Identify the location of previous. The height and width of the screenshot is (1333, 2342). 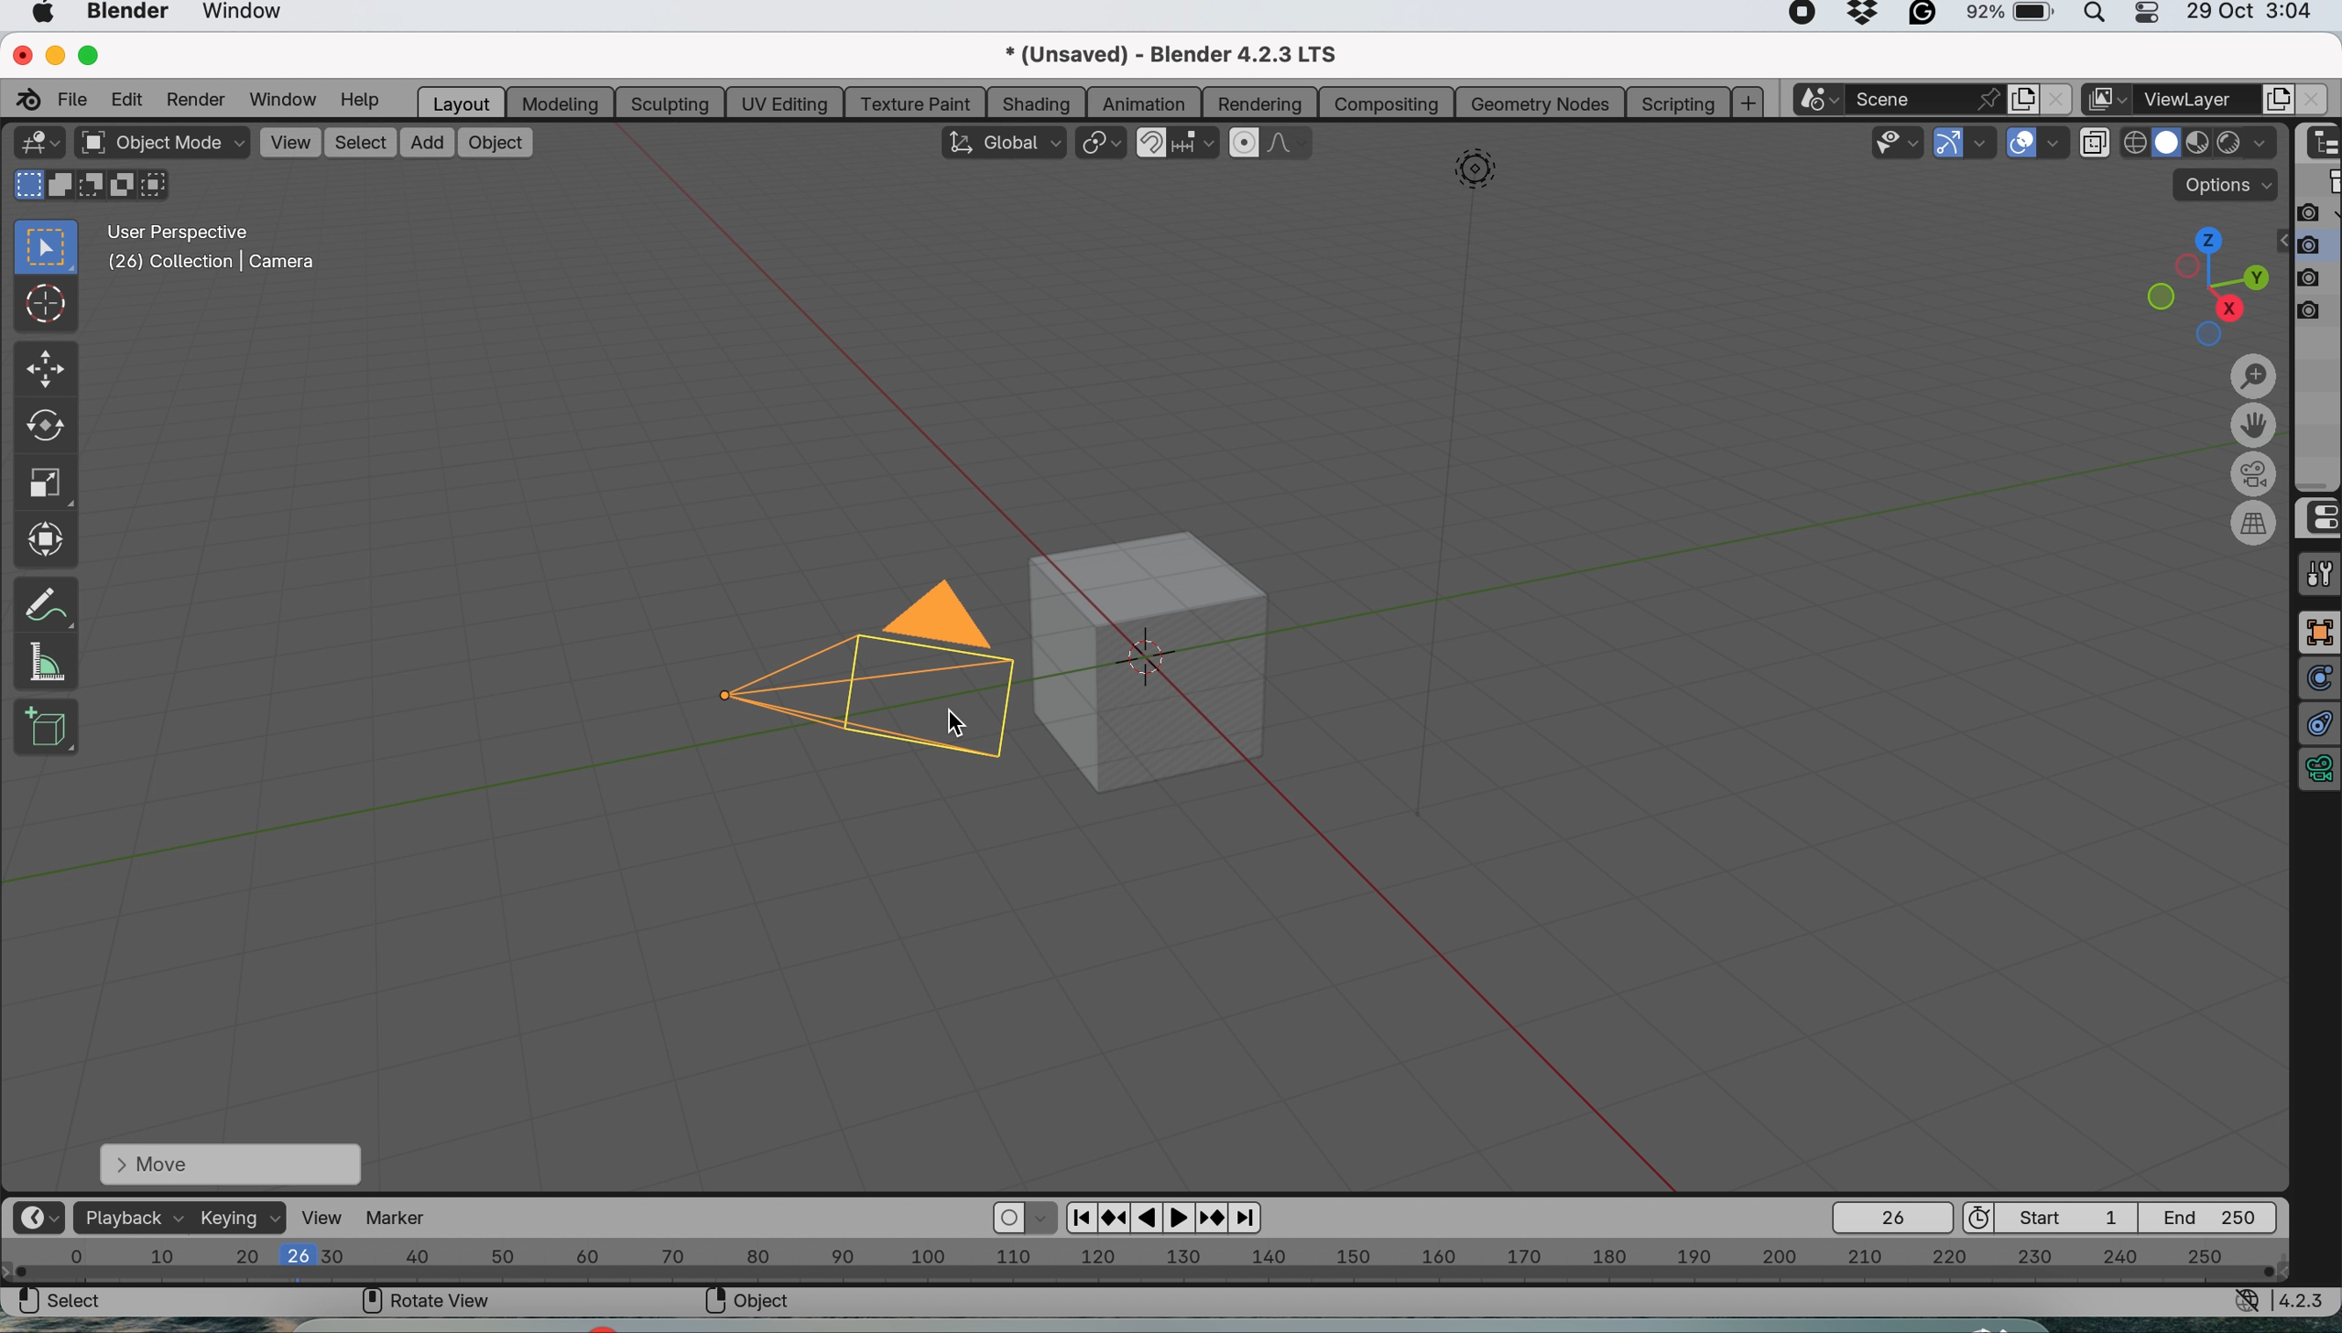
(1078, 1215).